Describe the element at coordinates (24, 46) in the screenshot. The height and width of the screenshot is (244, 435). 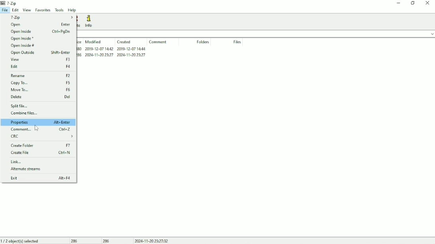
I see `Open Inside #` at that location.